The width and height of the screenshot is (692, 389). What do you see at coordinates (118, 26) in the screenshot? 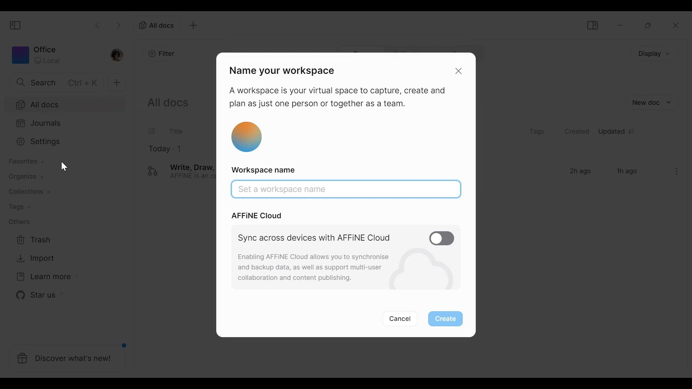
I see `Go forward` at bounding box center [118, 26].